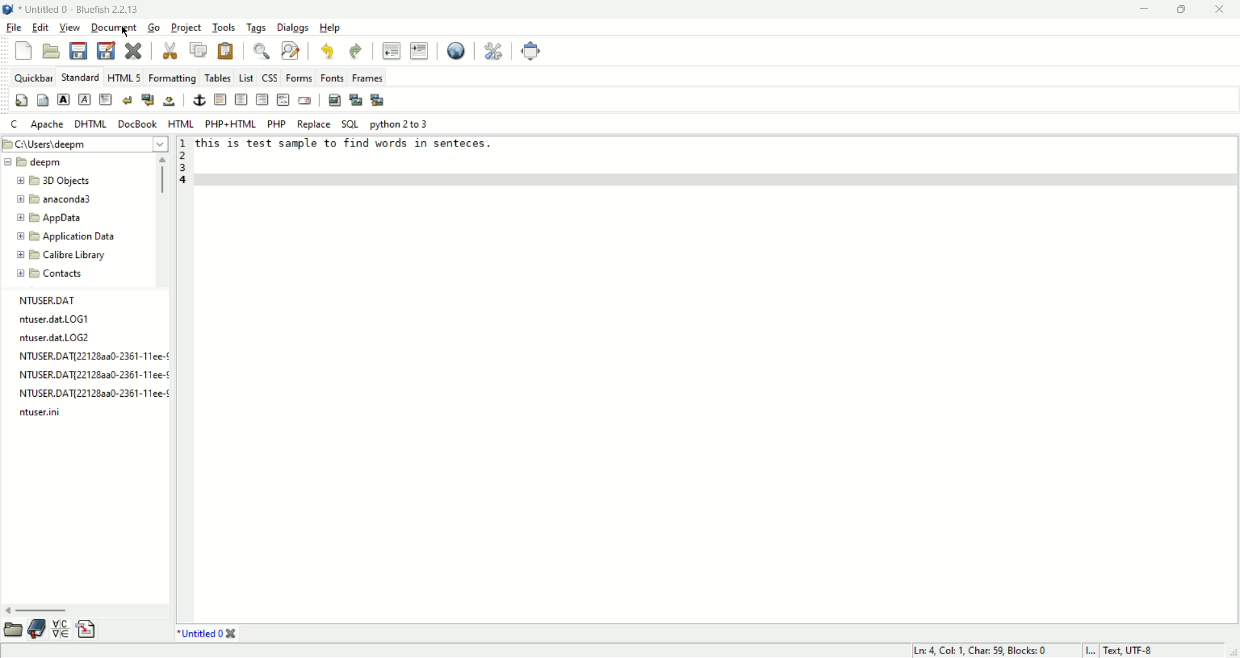 Image resolution: width=1240 pixels, height=658 pixels. Describe the element at coordinates (218, 77) in the screenshot. I see `tables` at that location.